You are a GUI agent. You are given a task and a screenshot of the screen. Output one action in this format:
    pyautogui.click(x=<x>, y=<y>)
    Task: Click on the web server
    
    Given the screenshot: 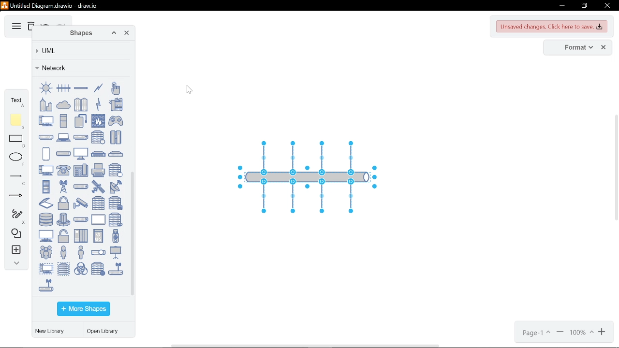 What is the action you would take?
    pyautogui.click(x=98, y=269)
    